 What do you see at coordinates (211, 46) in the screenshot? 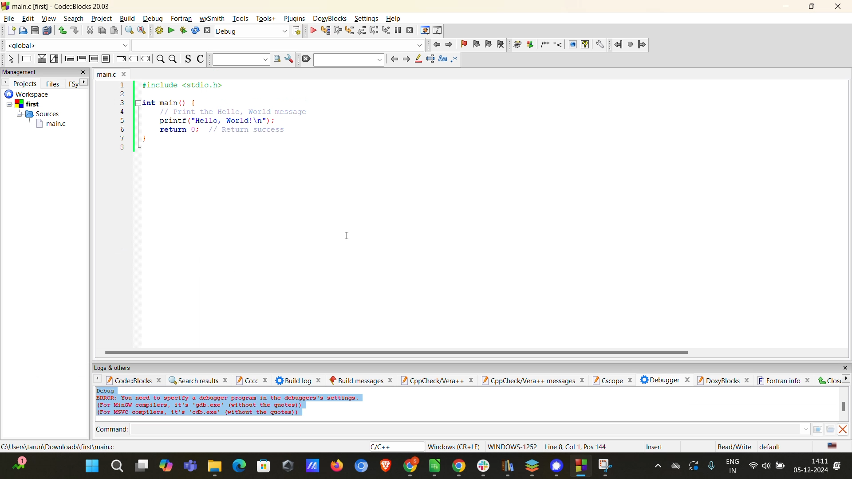
I see `code completion compiler` at bounding box center [211, 46].